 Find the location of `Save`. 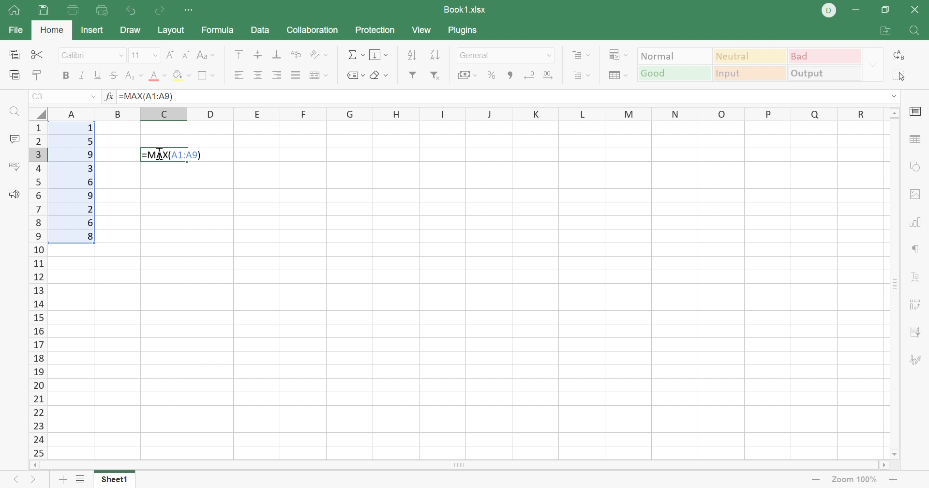

Save is located at coordinates (46, 11).